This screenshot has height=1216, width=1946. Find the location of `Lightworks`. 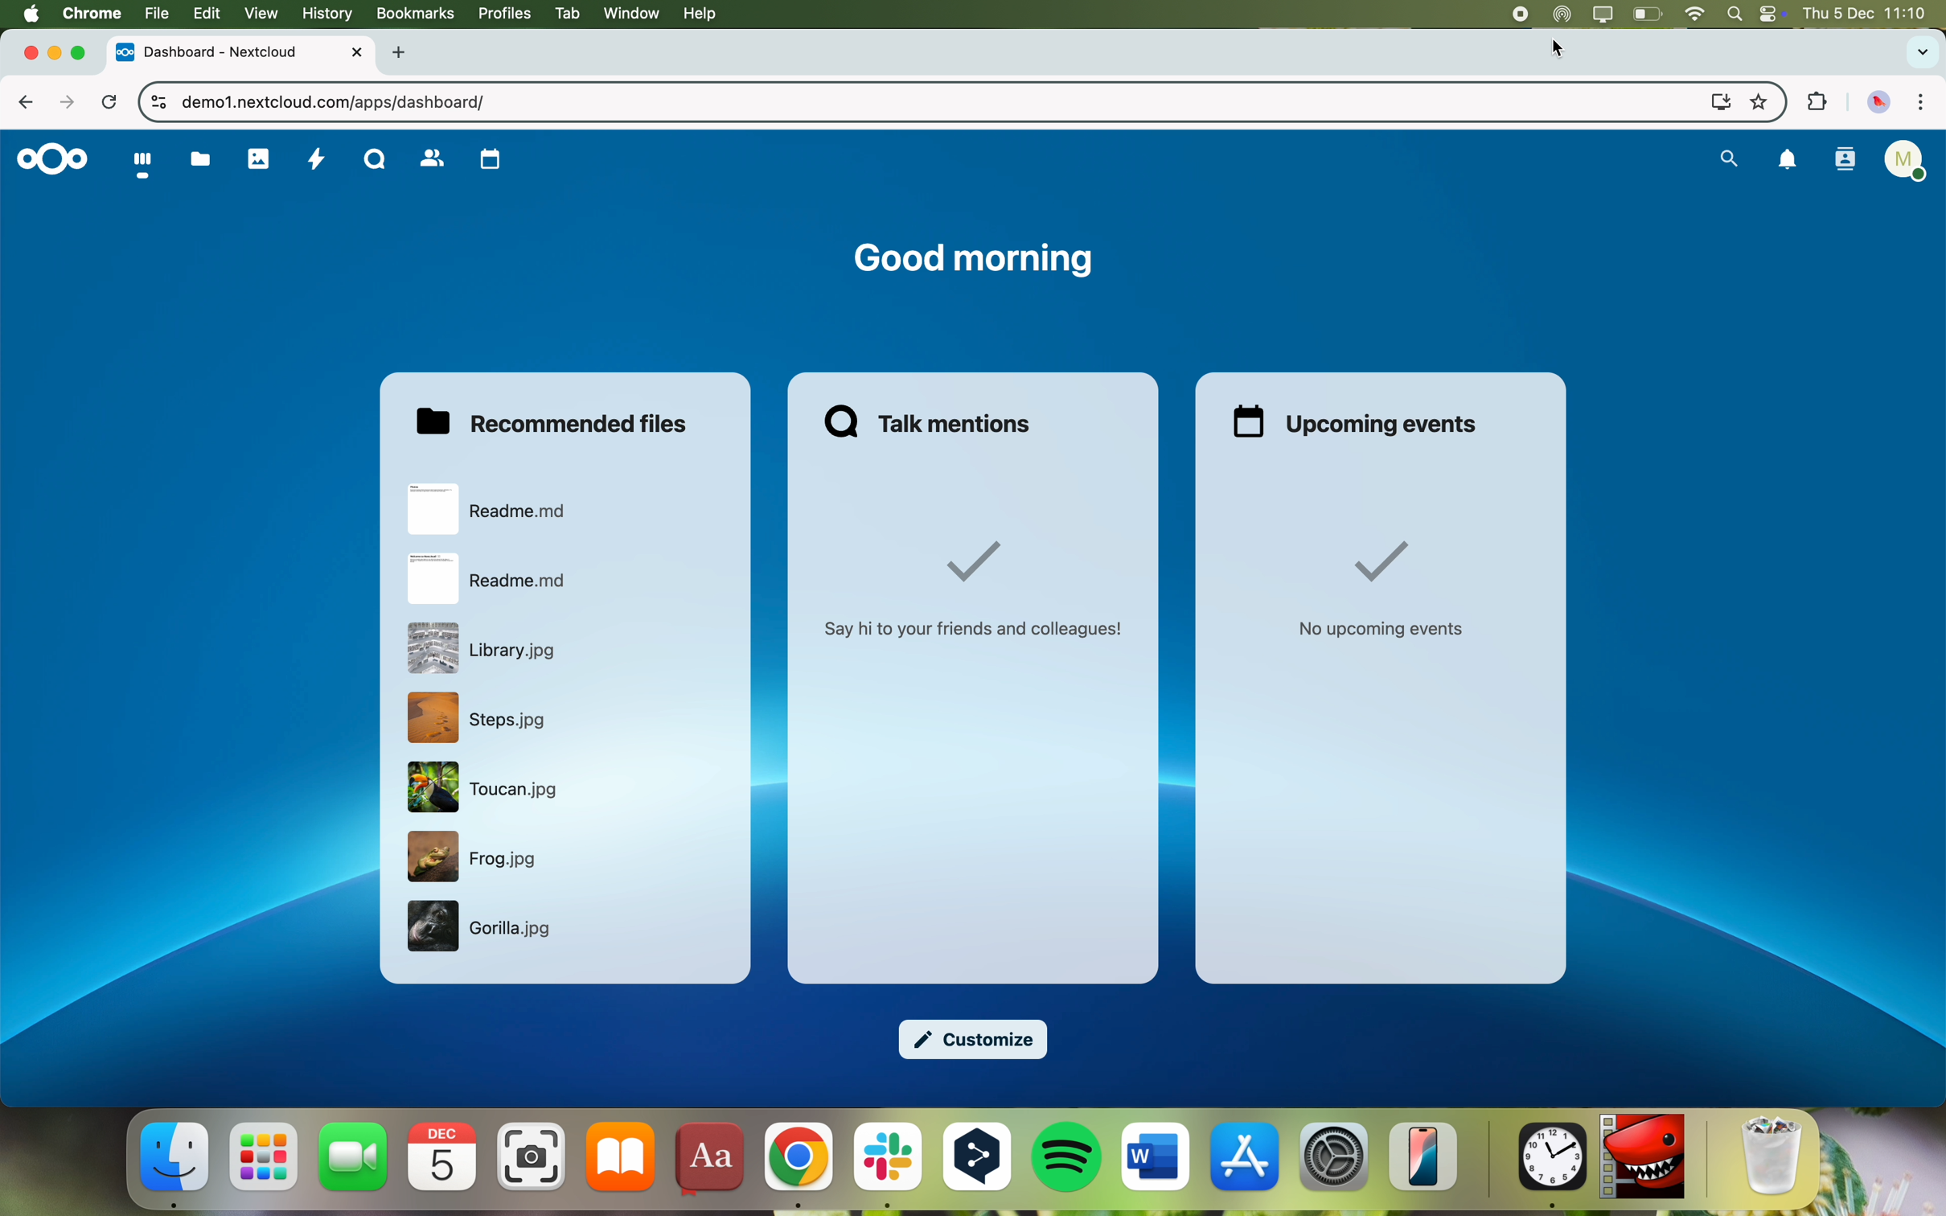

Lightworks is located at coordinates (1643, 1158).